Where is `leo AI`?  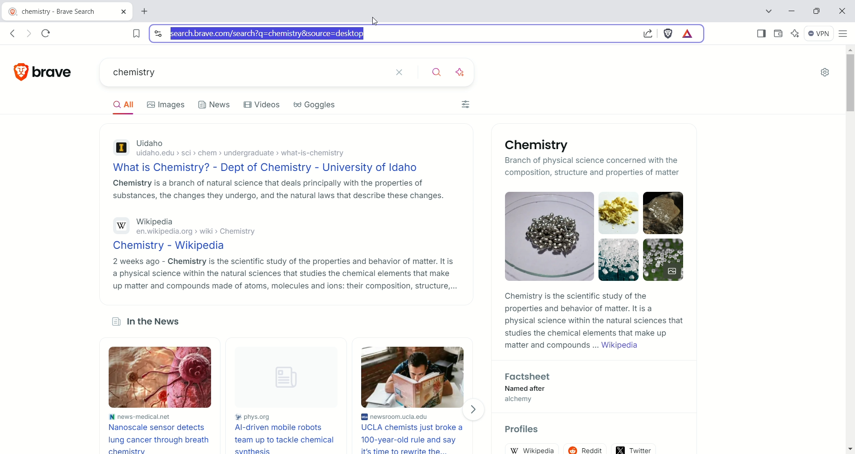
leo AI is located at coordinates (795, 34).